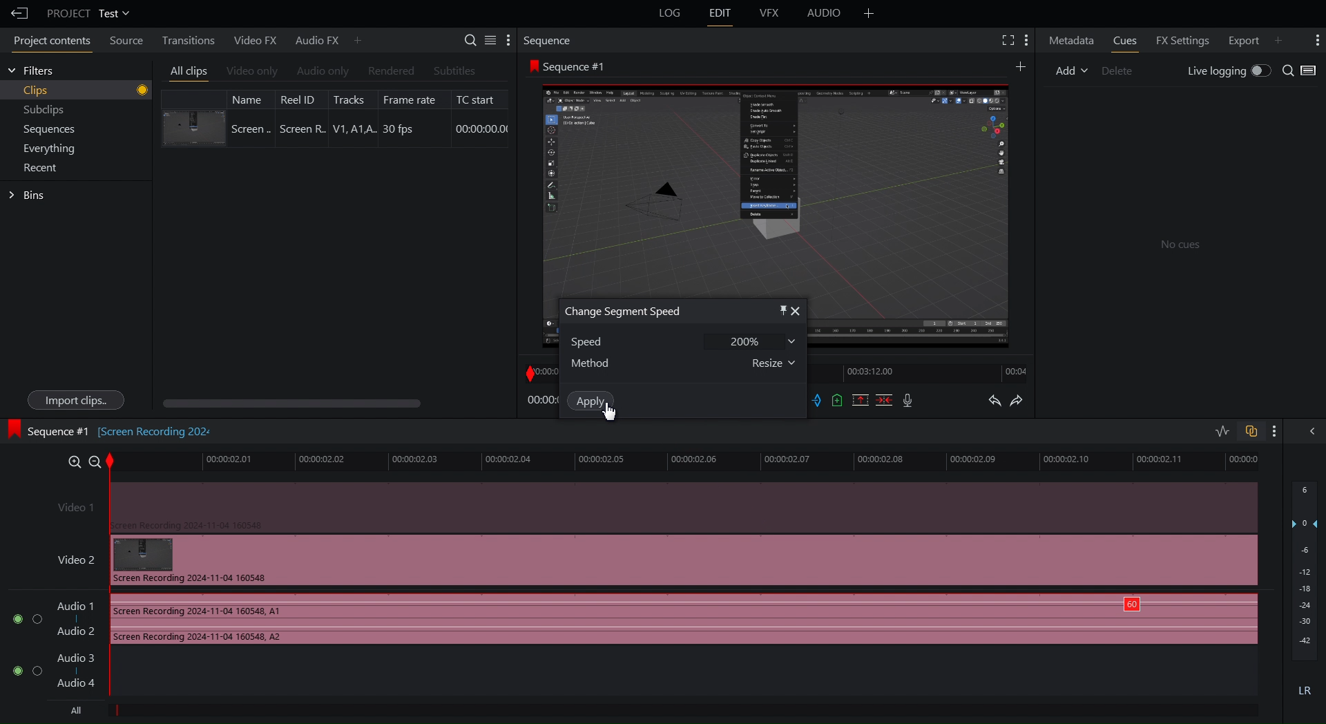 Image resolution: width=1326 pixels, height=724 pixels. I want to click on Filters, so click(31, 70).